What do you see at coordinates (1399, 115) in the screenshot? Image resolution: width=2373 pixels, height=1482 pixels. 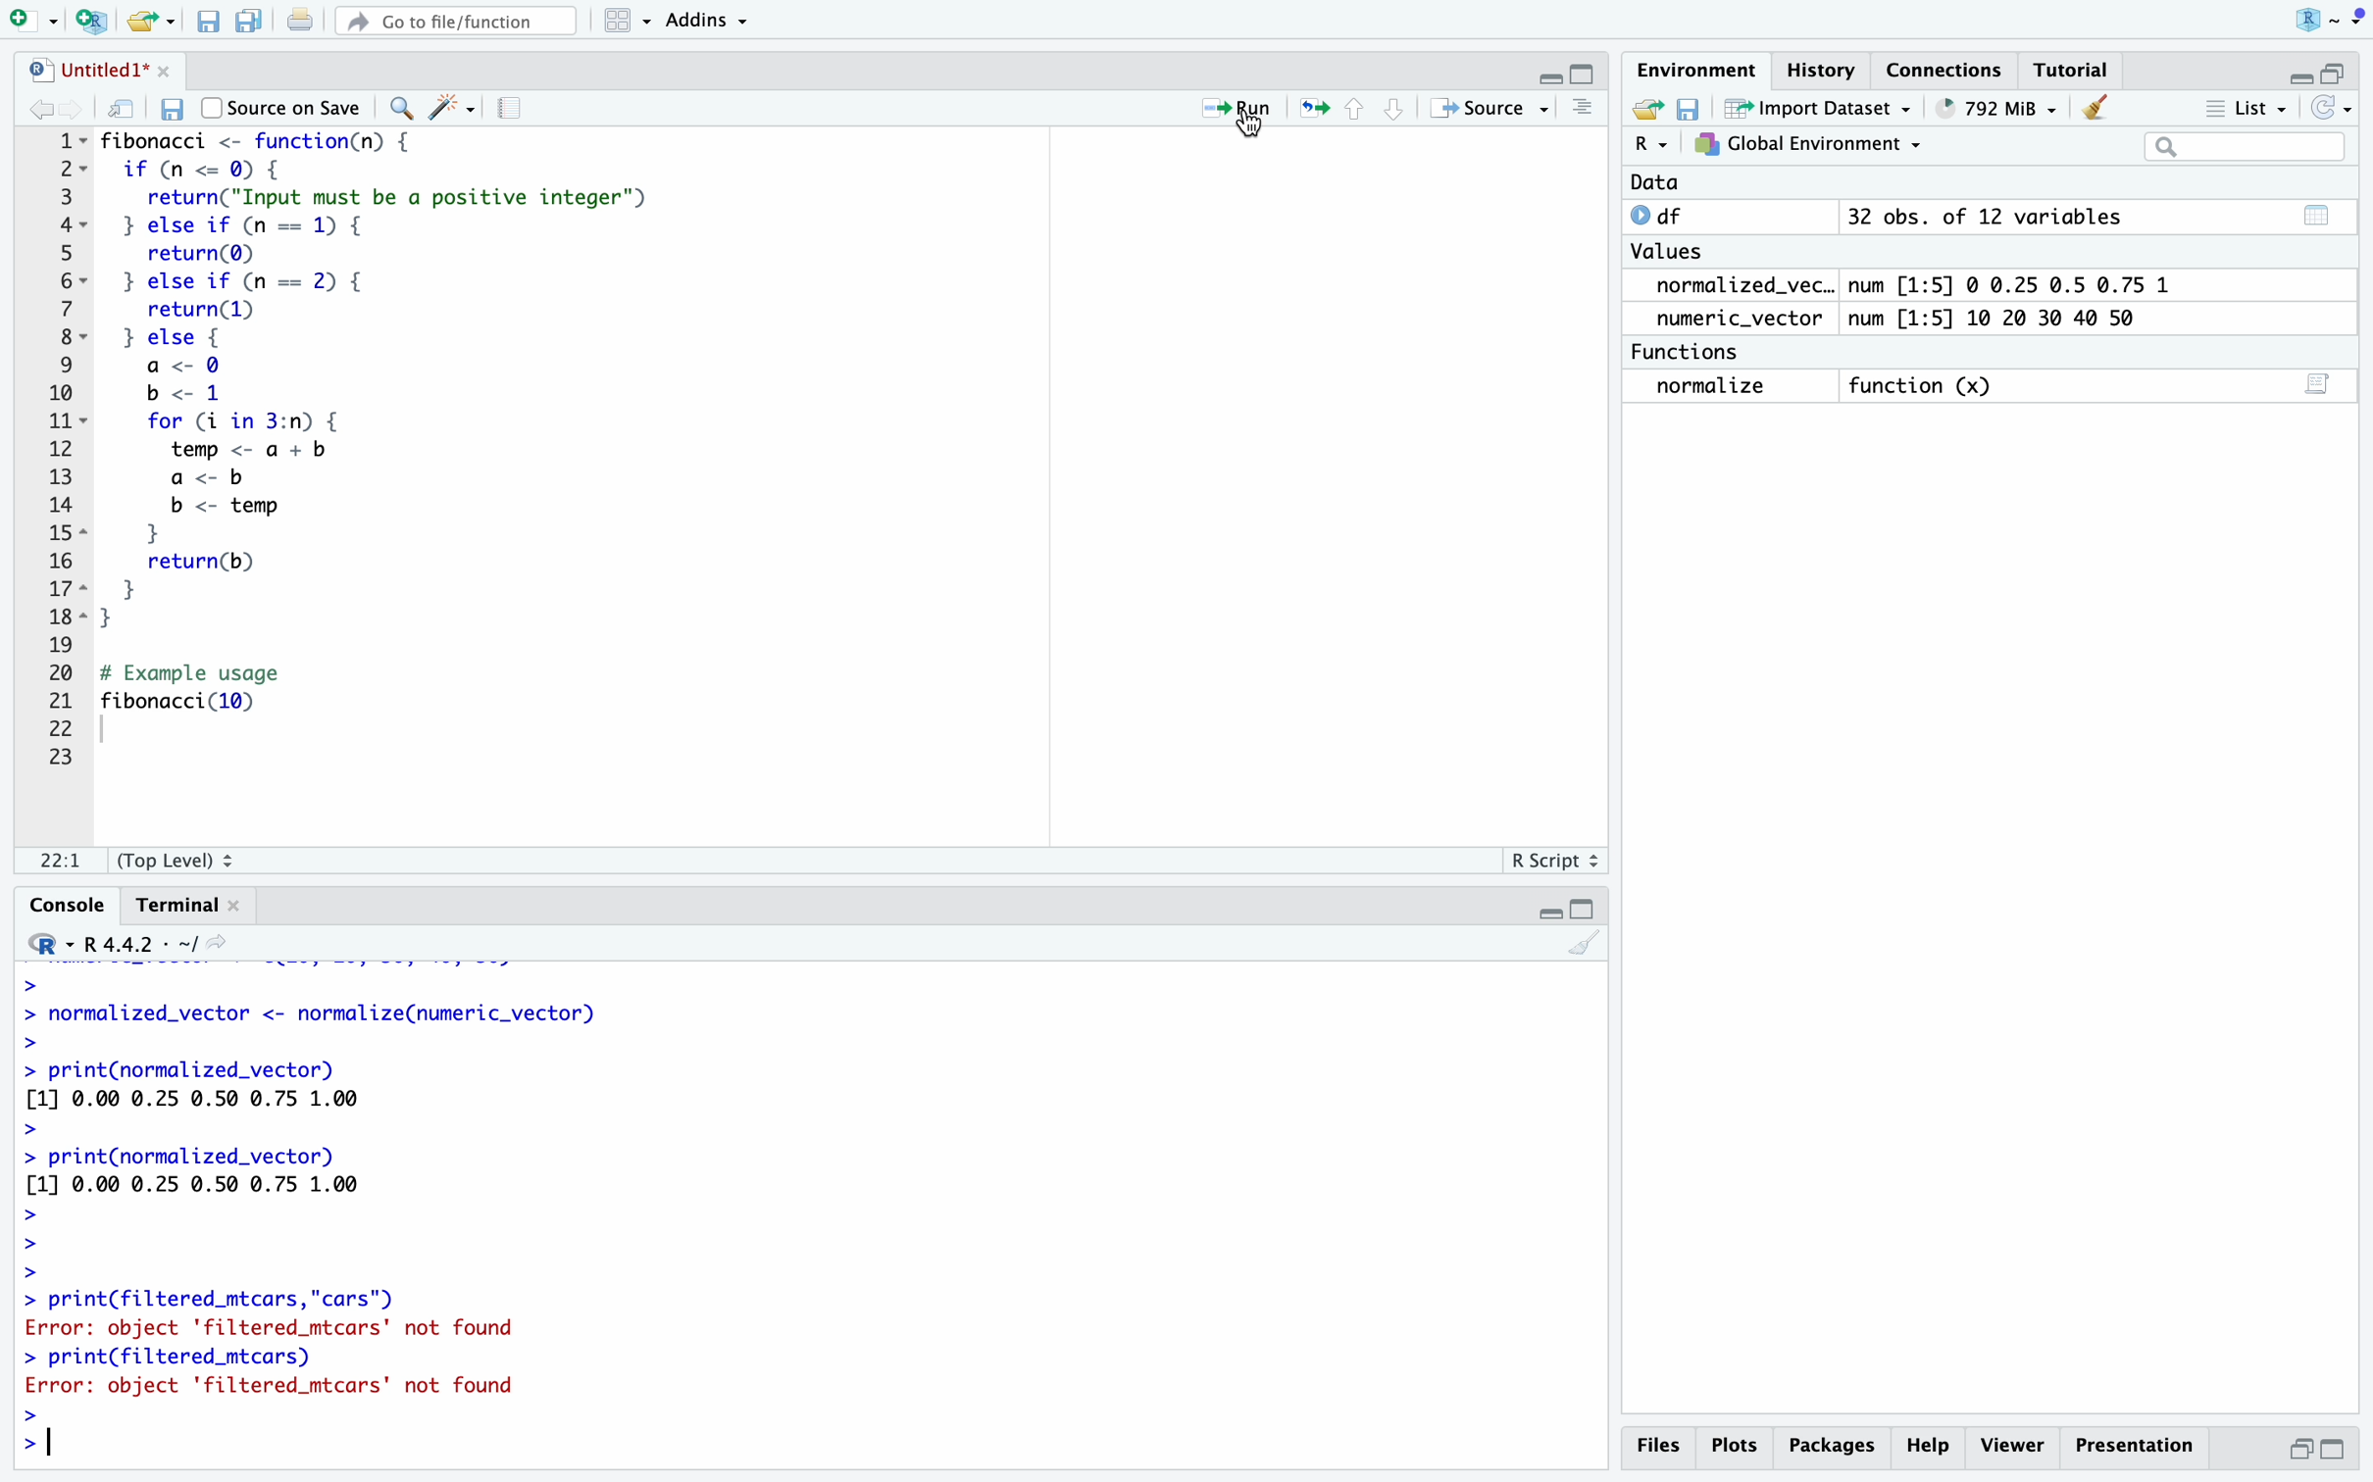 I see `go to next section/chunk` at bounding box center [1399, 115].